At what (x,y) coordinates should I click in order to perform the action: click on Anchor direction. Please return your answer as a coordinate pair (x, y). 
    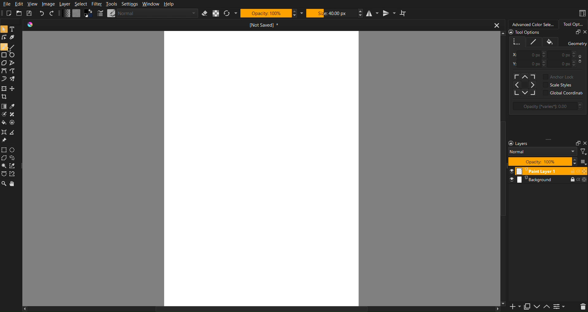
    Looking at the image, I should click on (526, 85).